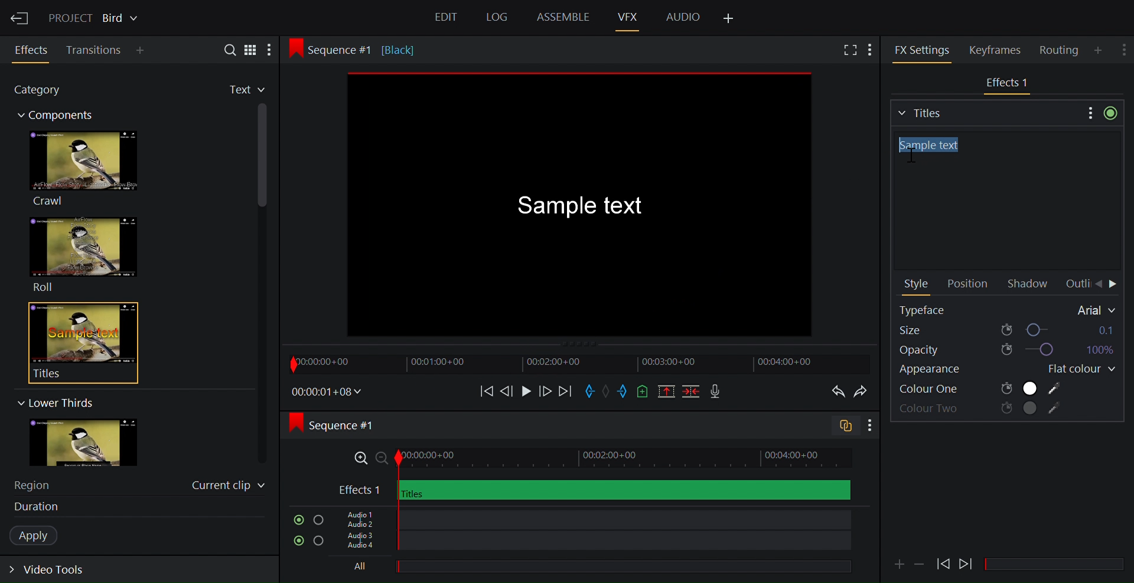  Describe the element at coordinates (21, 17) in the screenshot. I see `Exit Current Project` at that location.